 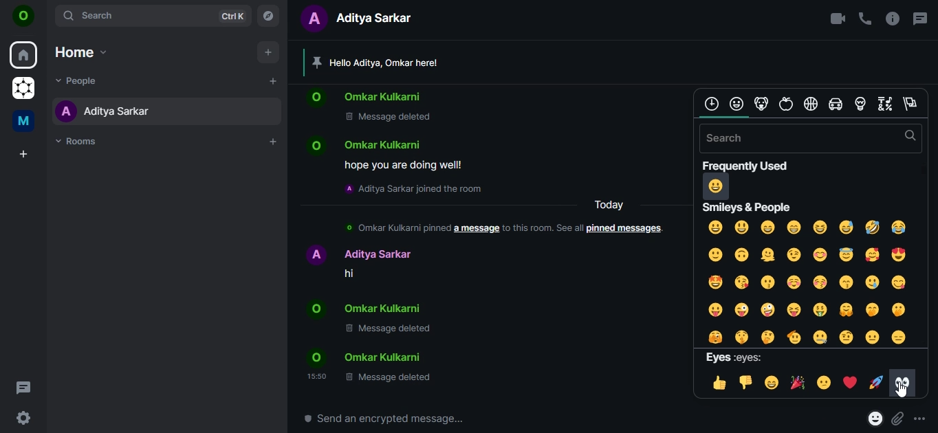 What do you see at coordinates (823, 381) in the screenshot?
I see `confused face` at bounding box center [823, 381].